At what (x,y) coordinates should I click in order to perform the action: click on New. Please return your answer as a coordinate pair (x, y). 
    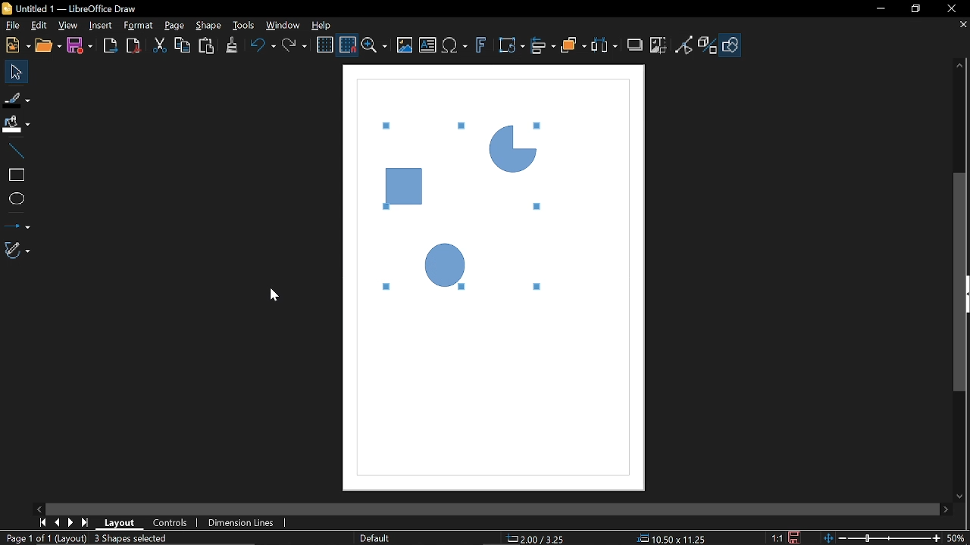
    Looking at the image, I should click on (15, 45).